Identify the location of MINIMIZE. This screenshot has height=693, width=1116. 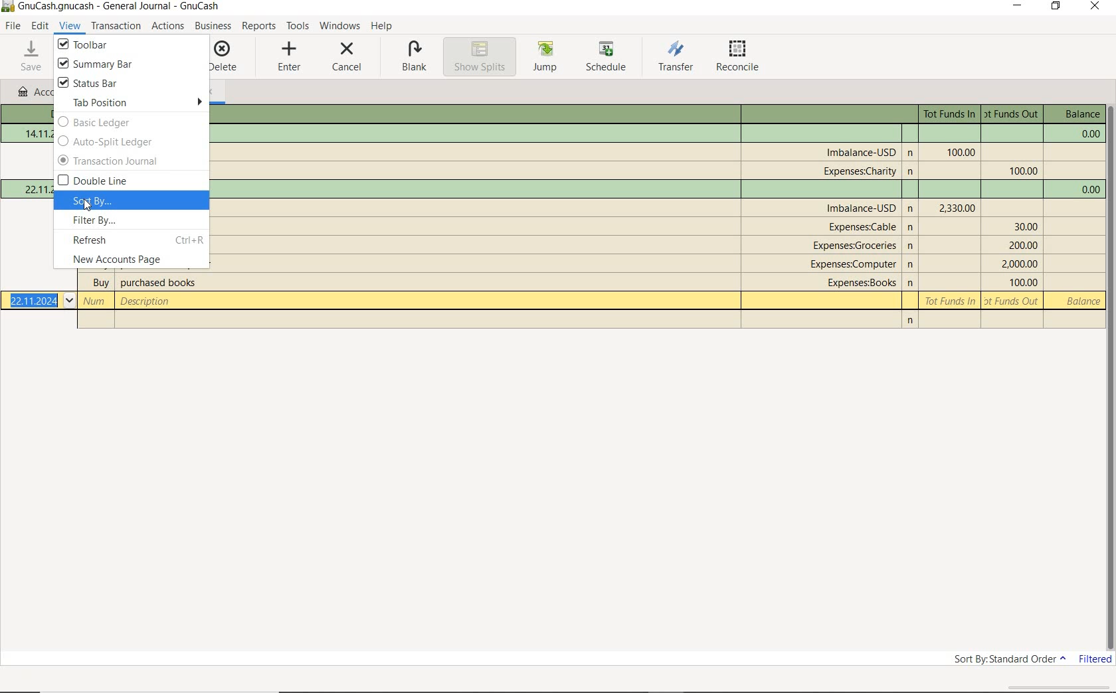
(1019, 8).